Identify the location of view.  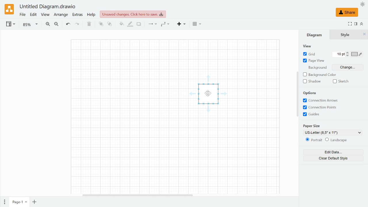
(307, 46).